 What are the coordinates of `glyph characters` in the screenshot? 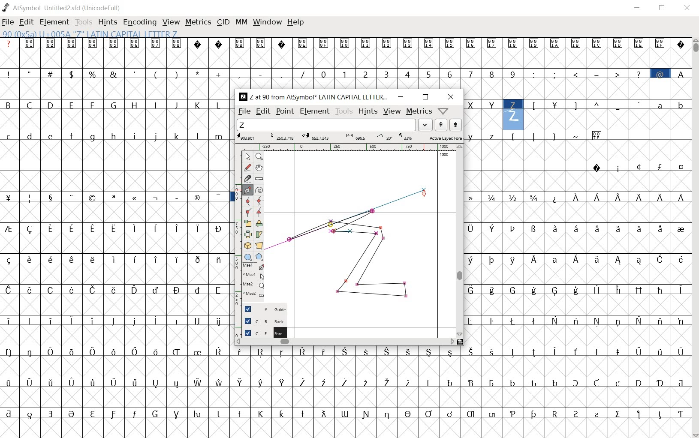 It's located at (577, 237).